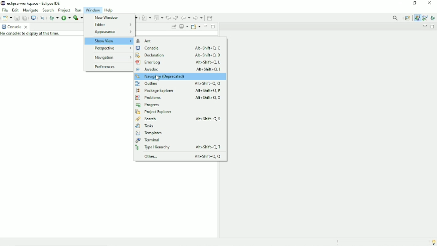 This screenshot has height=246, width=437. What do you see at coordinates (66, 18) in the screenshot?
I see `Run` at bounding box center [66, 18].